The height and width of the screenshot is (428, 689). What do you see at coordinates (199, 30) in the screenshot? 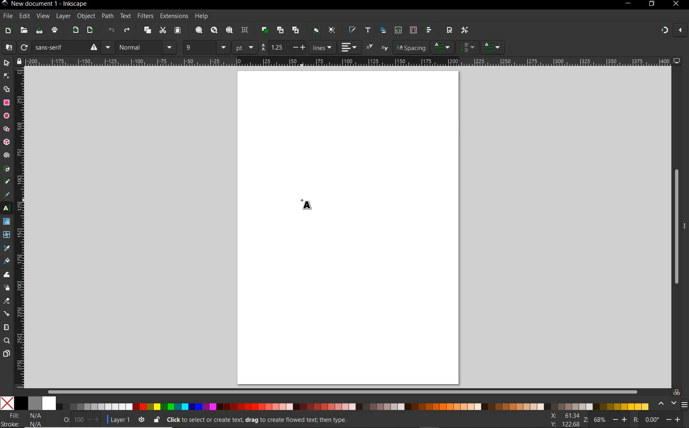
I see `zoom selection` at bounding box center [199, 30].